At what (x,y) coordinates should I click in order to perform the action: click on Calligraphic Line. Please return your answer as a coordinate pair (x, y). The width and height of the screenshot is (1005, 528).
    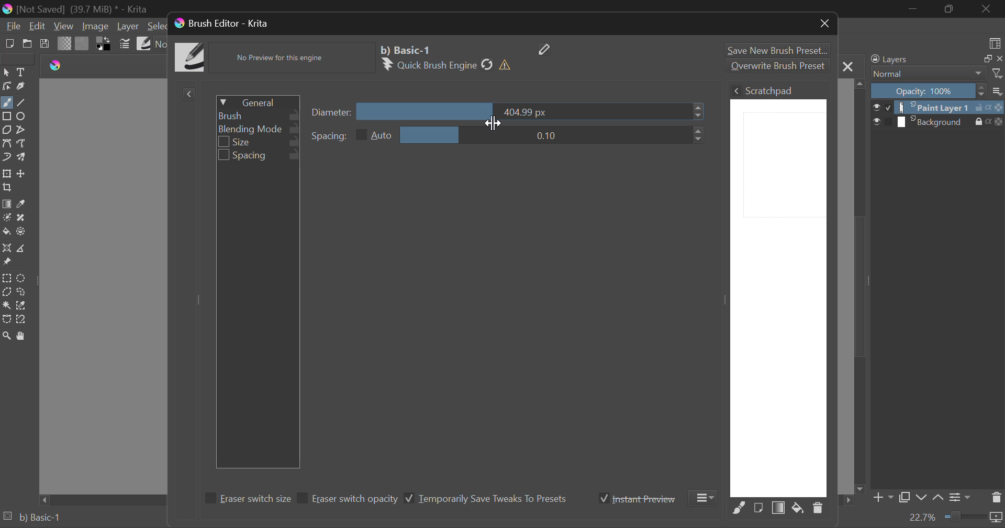
    Looking at the image, I should click on (20, 86).